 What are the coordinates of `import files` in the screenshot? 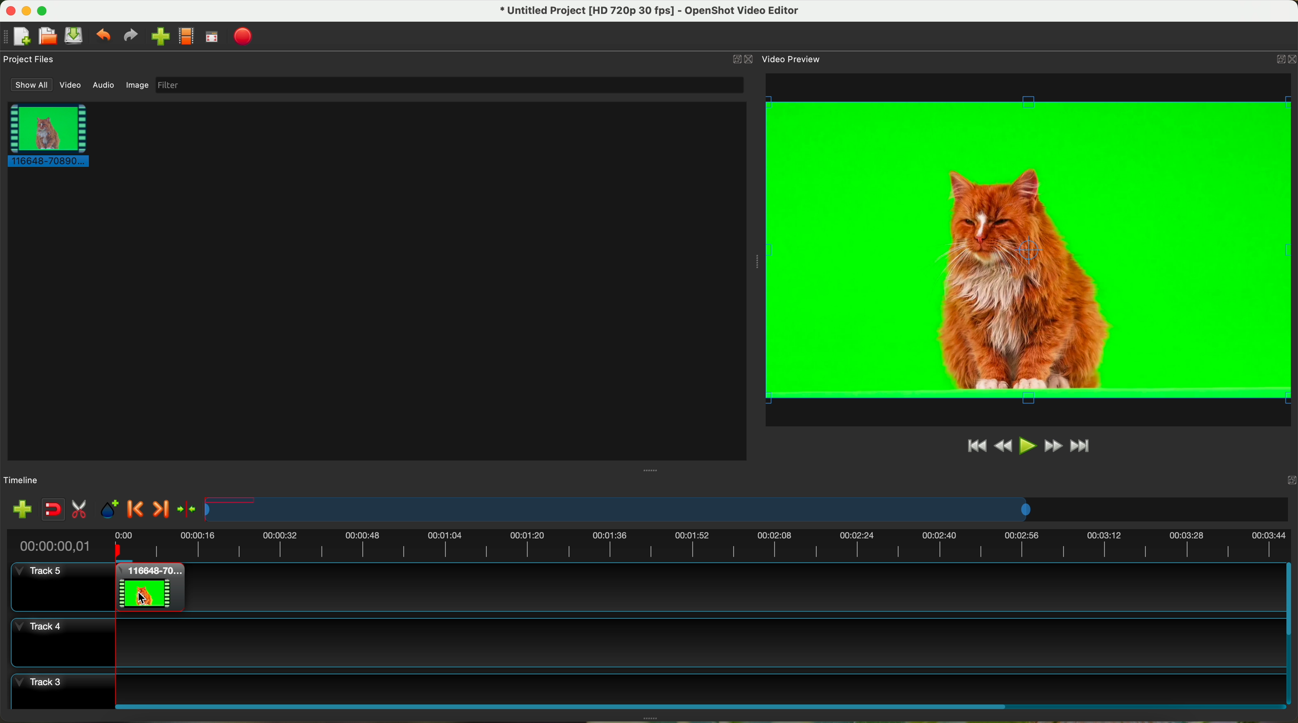 It's located at (22, 510).